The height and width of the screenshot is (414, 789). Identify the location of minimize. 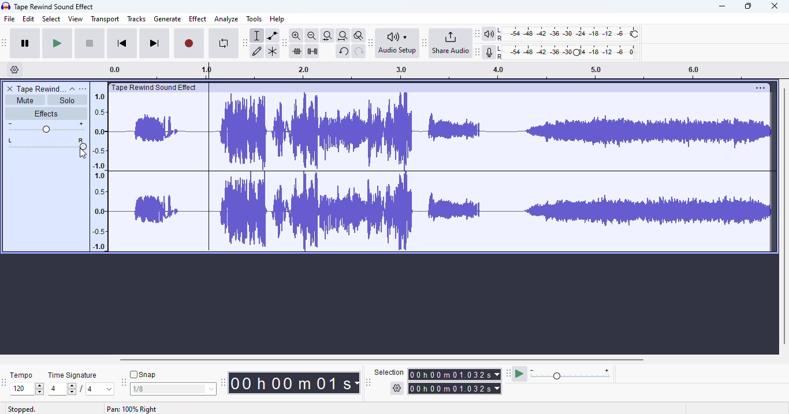
(722, 6).